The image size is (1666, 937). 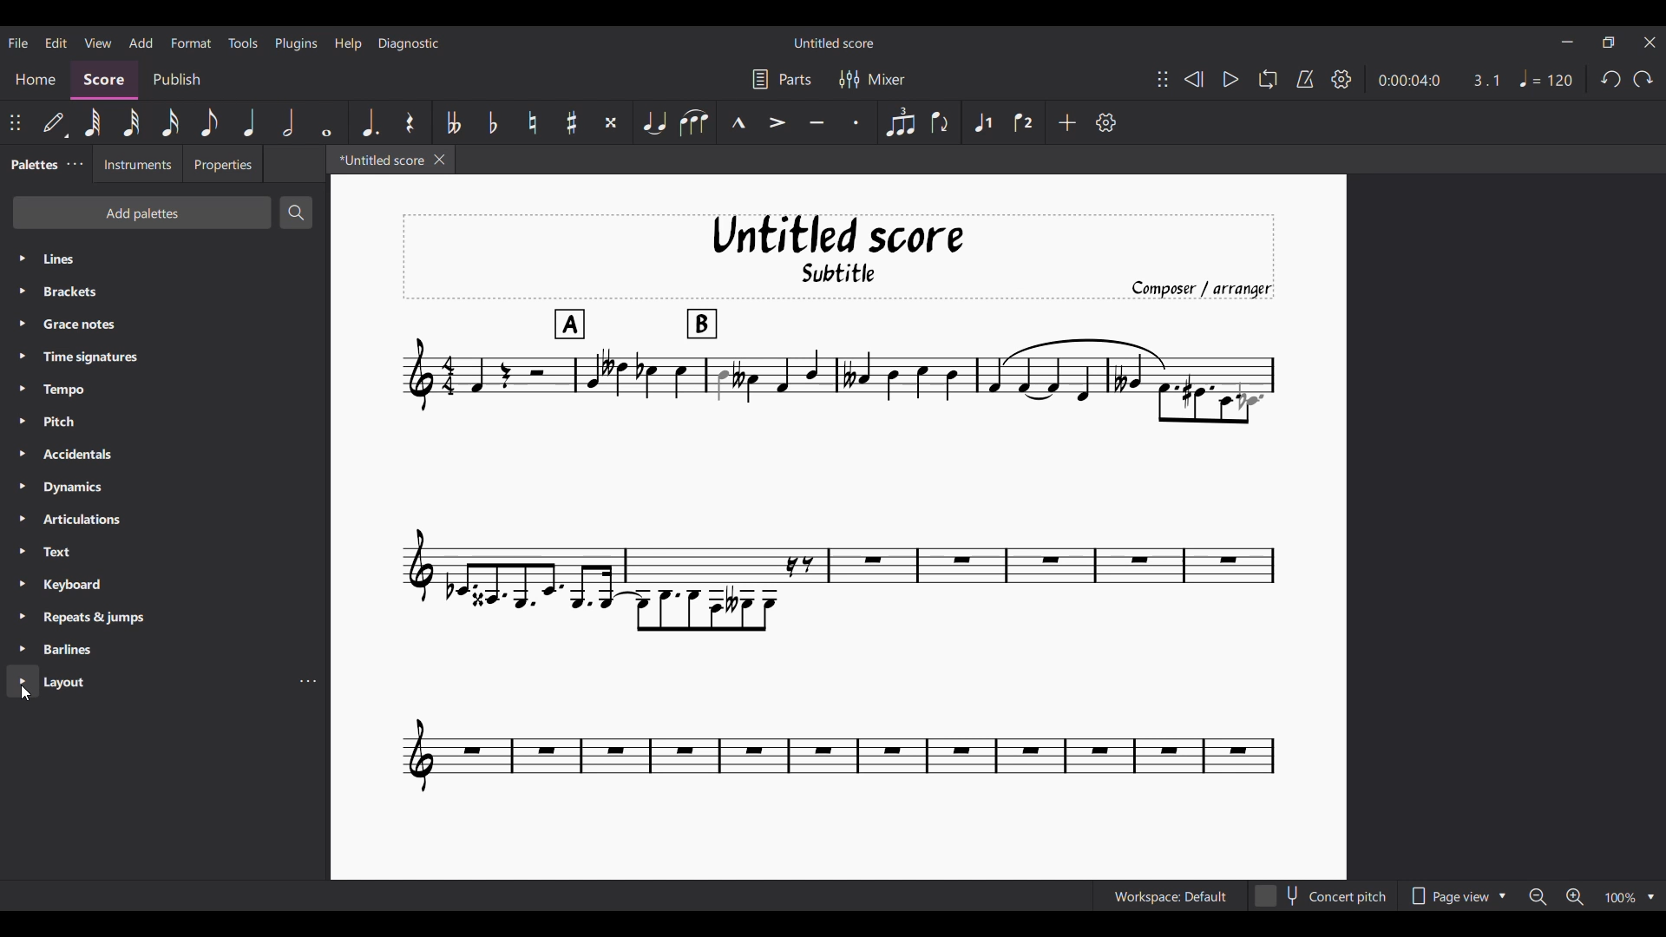 I want to click on Edit menu, so click(x=56, y=43).